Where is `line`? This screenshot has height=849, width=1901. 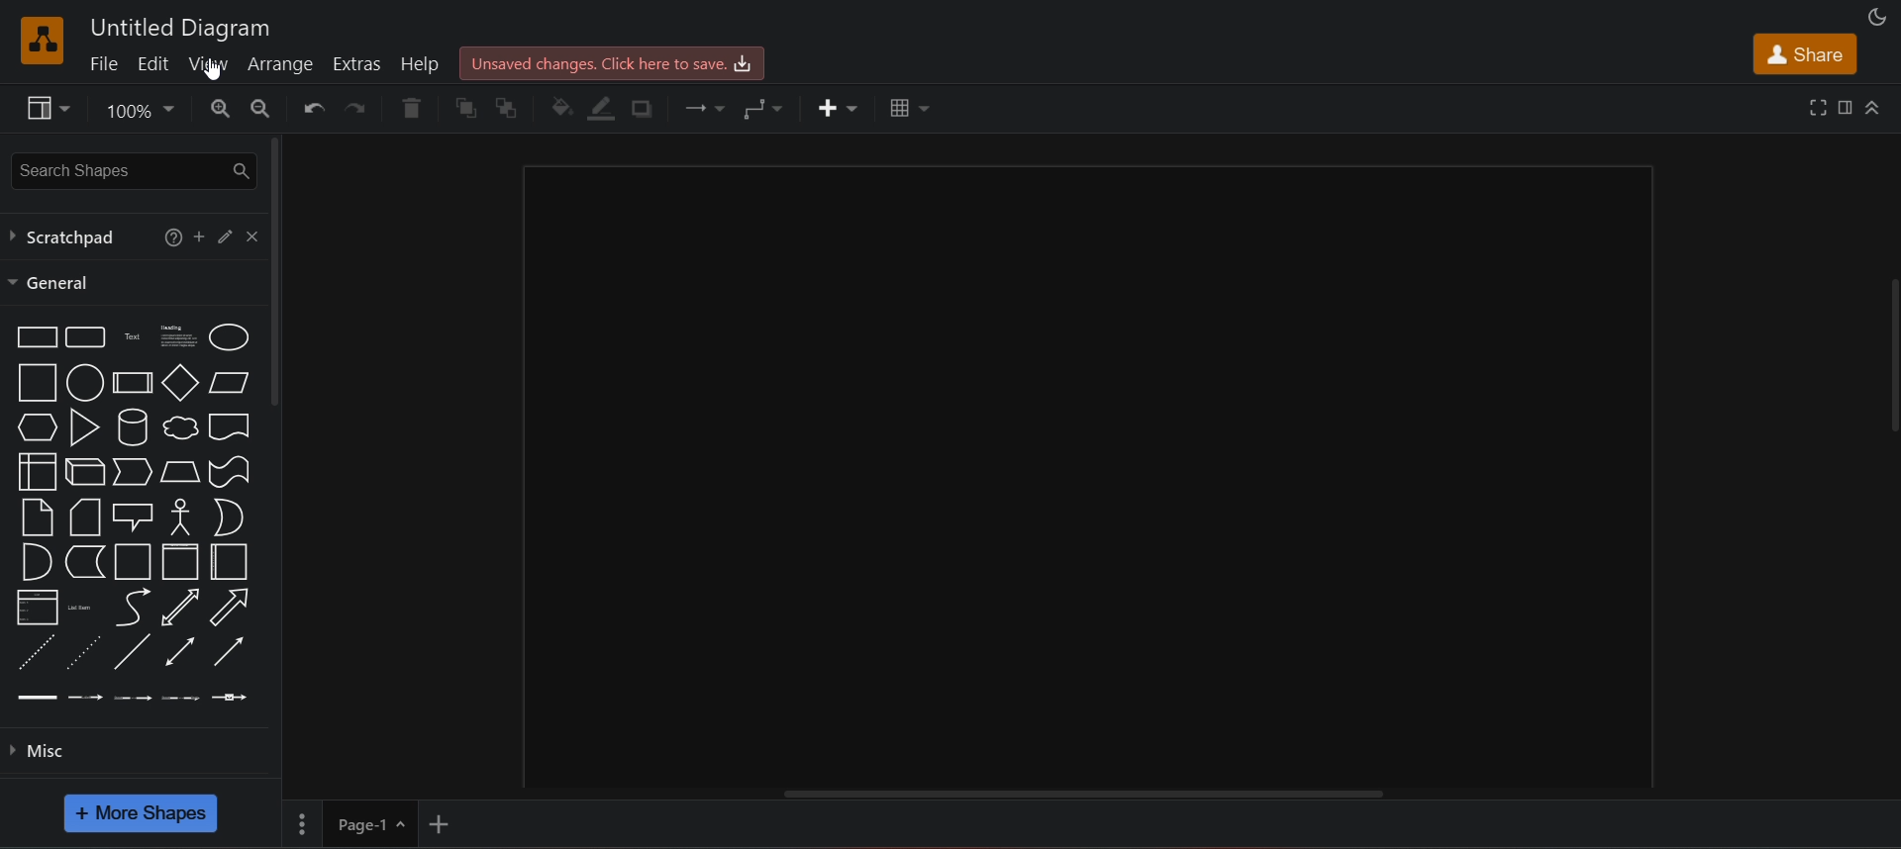
line is located at coordinates (135, 650).